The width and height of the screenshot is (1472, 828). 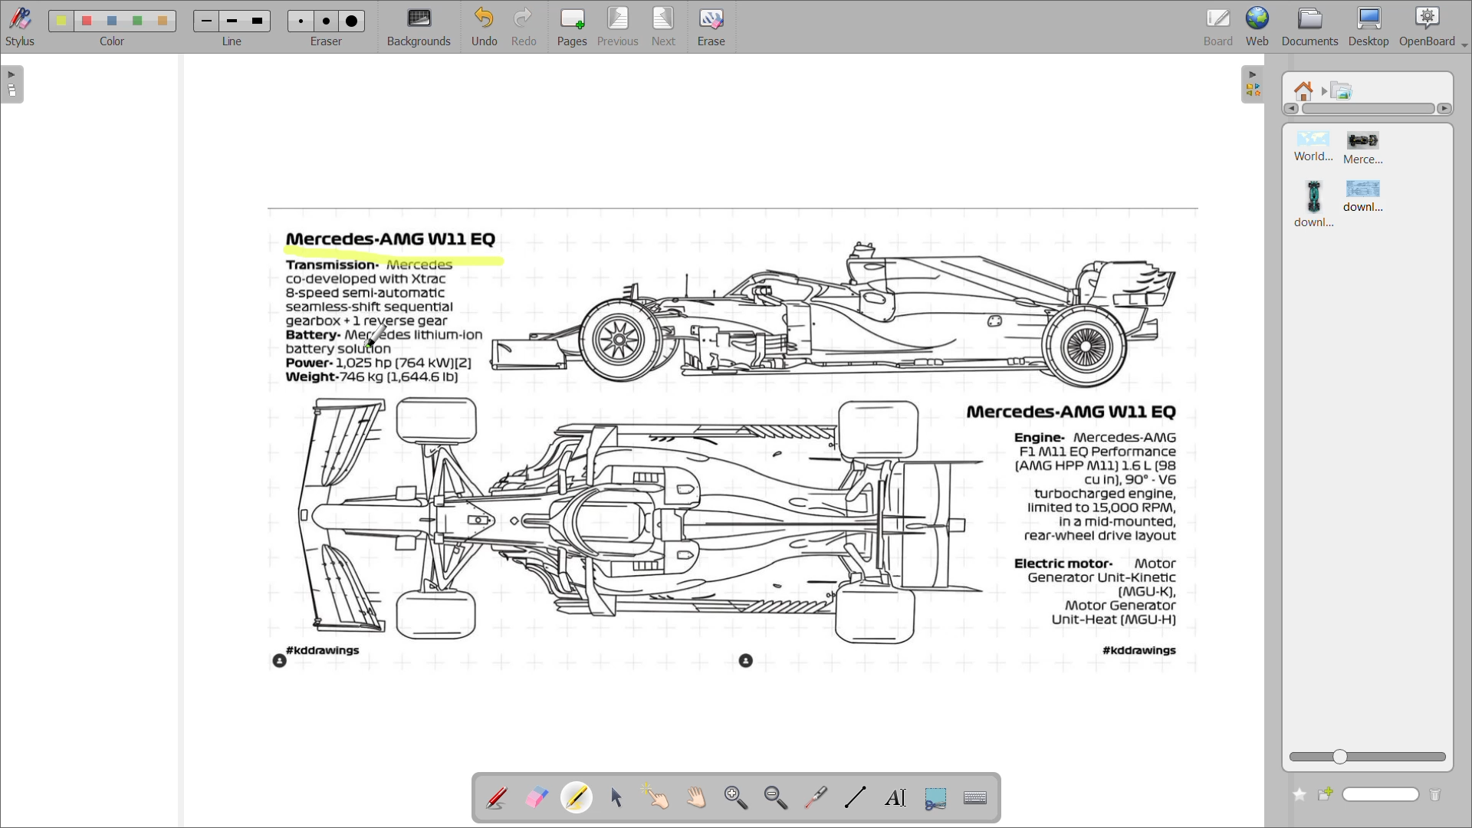 What do you see at coordinates (1328, 795) in the screenshot?
I see `create new folder` at bounding box center [1328, 795].